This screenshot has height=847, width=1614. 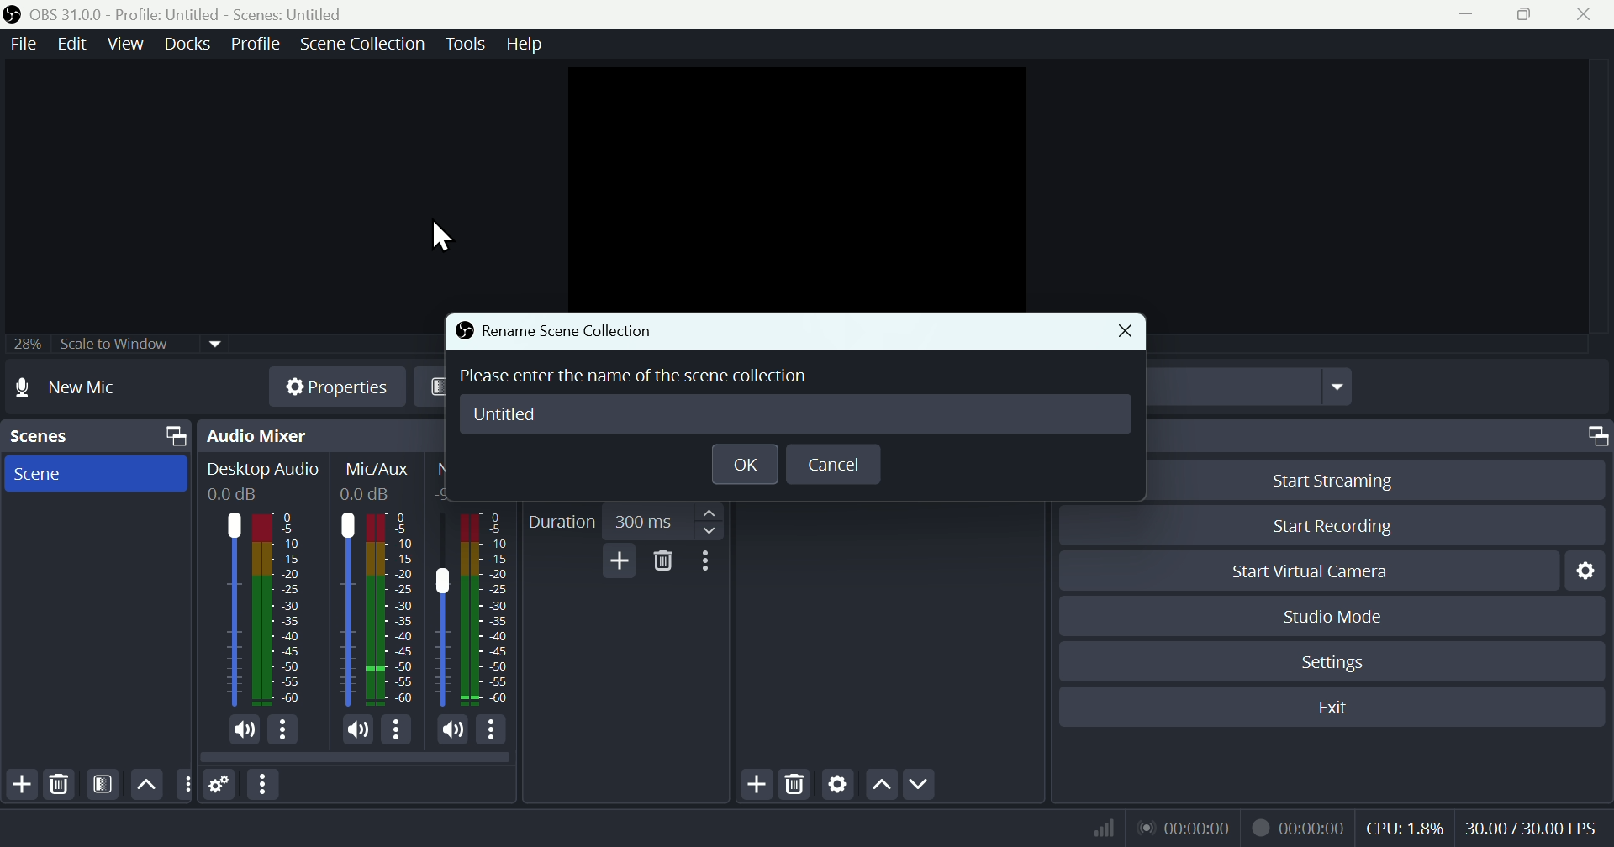 What do you see at coordinates (95, 436) in the screenshot?
I see `Scenes` at bounding box center [95, 436].